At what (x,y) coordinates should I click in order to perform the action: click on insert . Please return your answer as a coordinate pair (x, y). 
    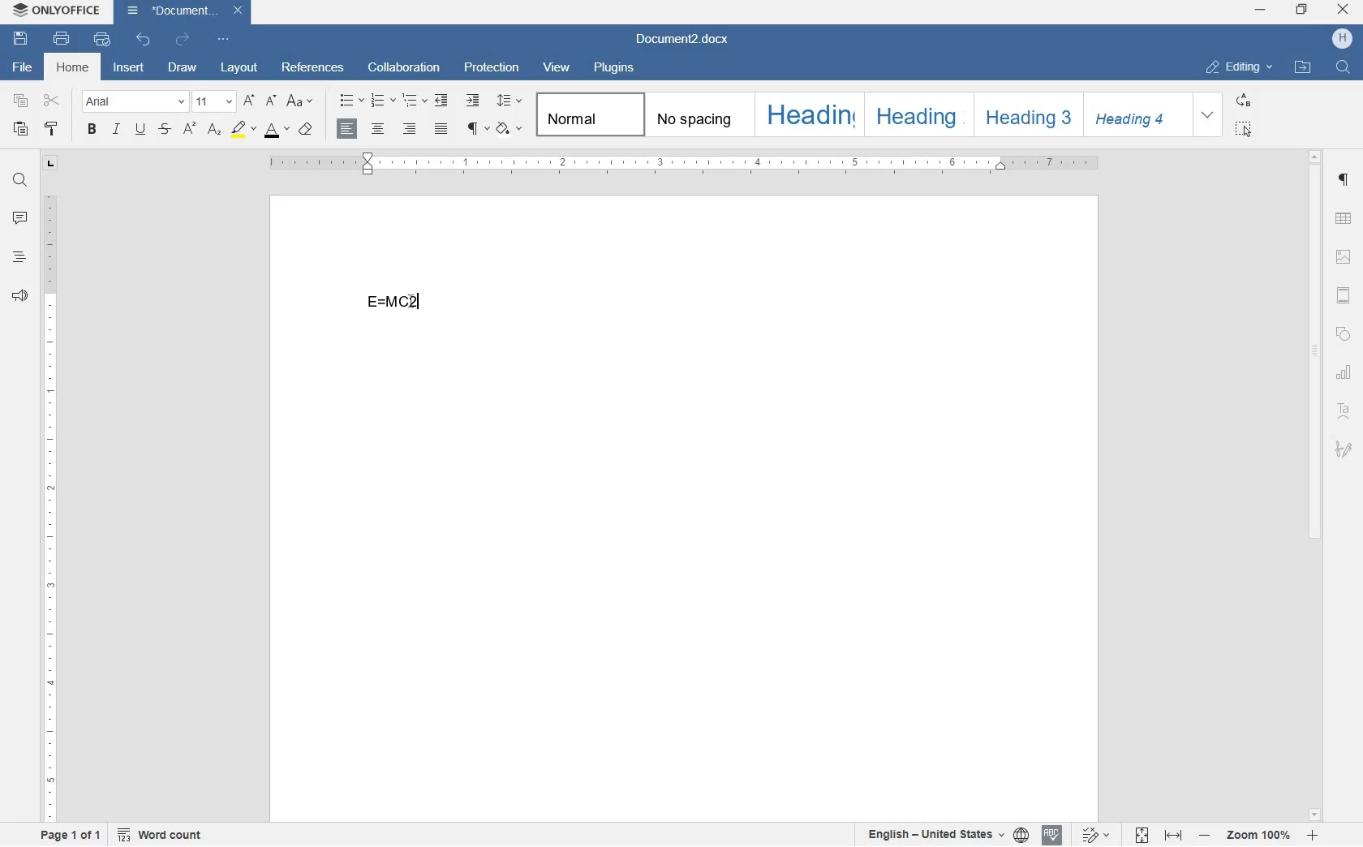
    Looking at the image, I should click on (128, 69).